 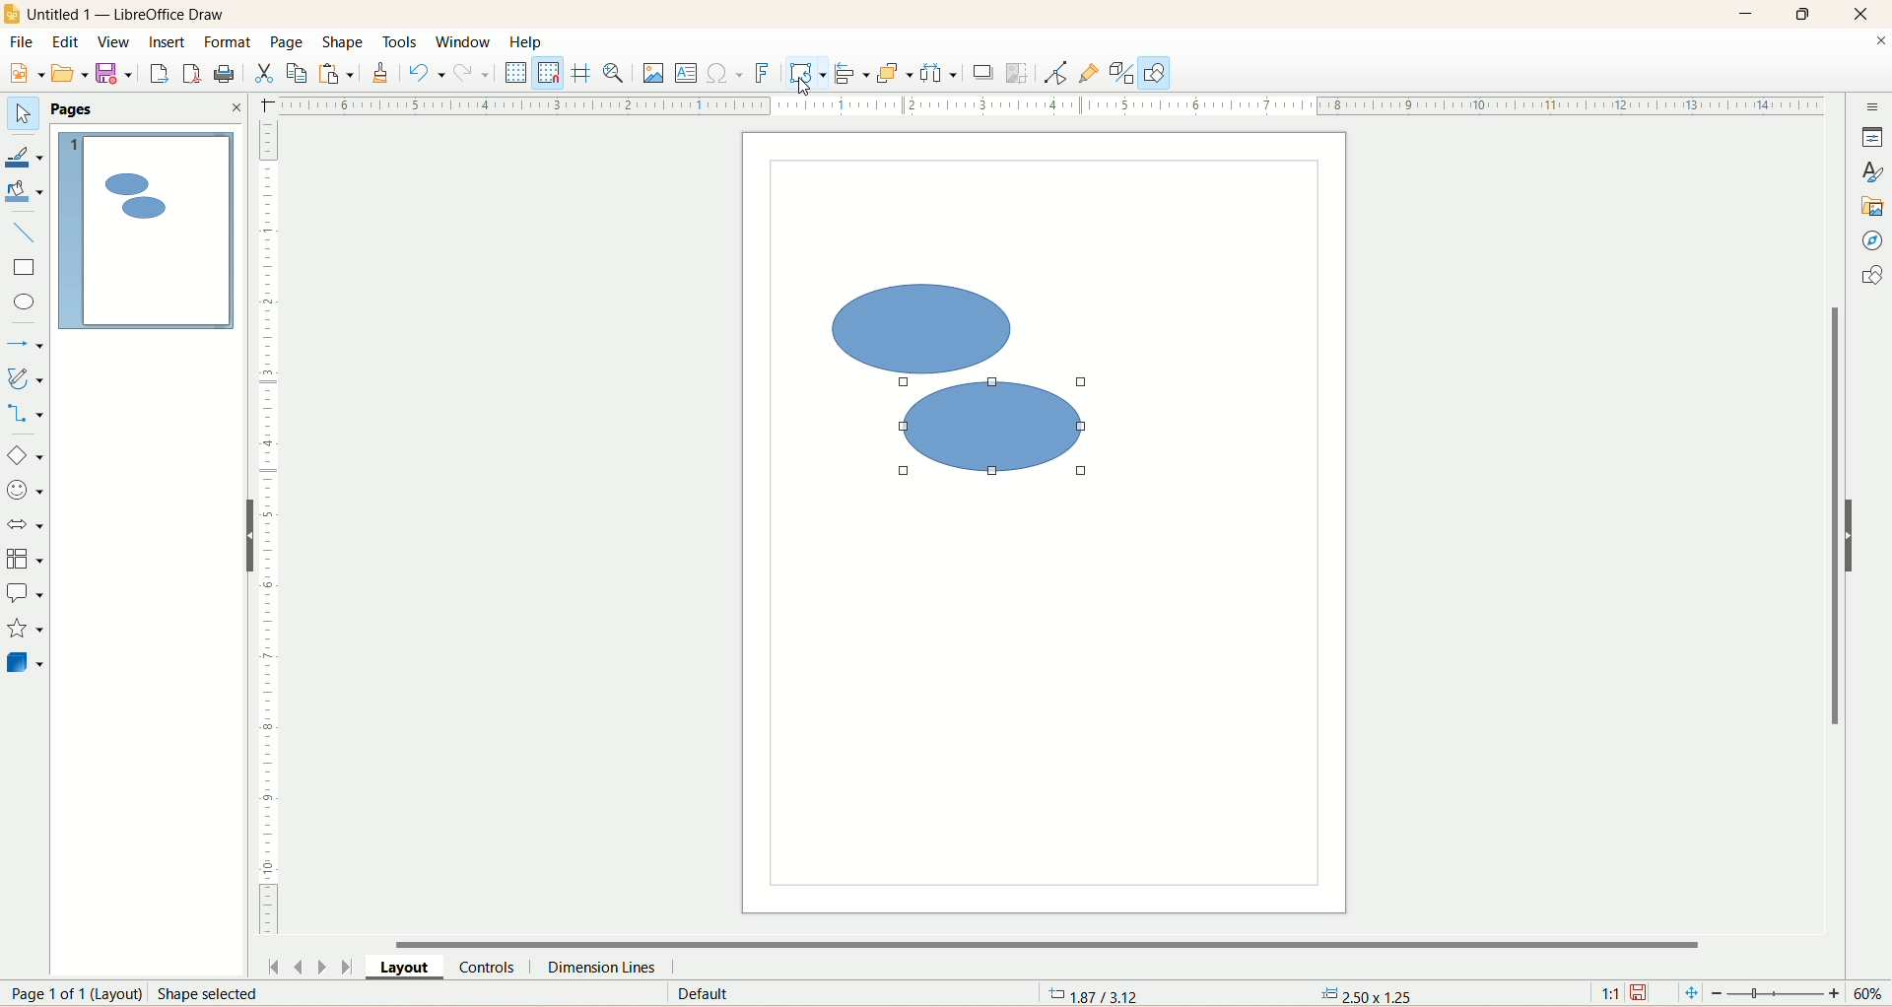 What do you see at coordinates (26, 41) in the screenshot?
I see `file` at bounding box center [26, 41].